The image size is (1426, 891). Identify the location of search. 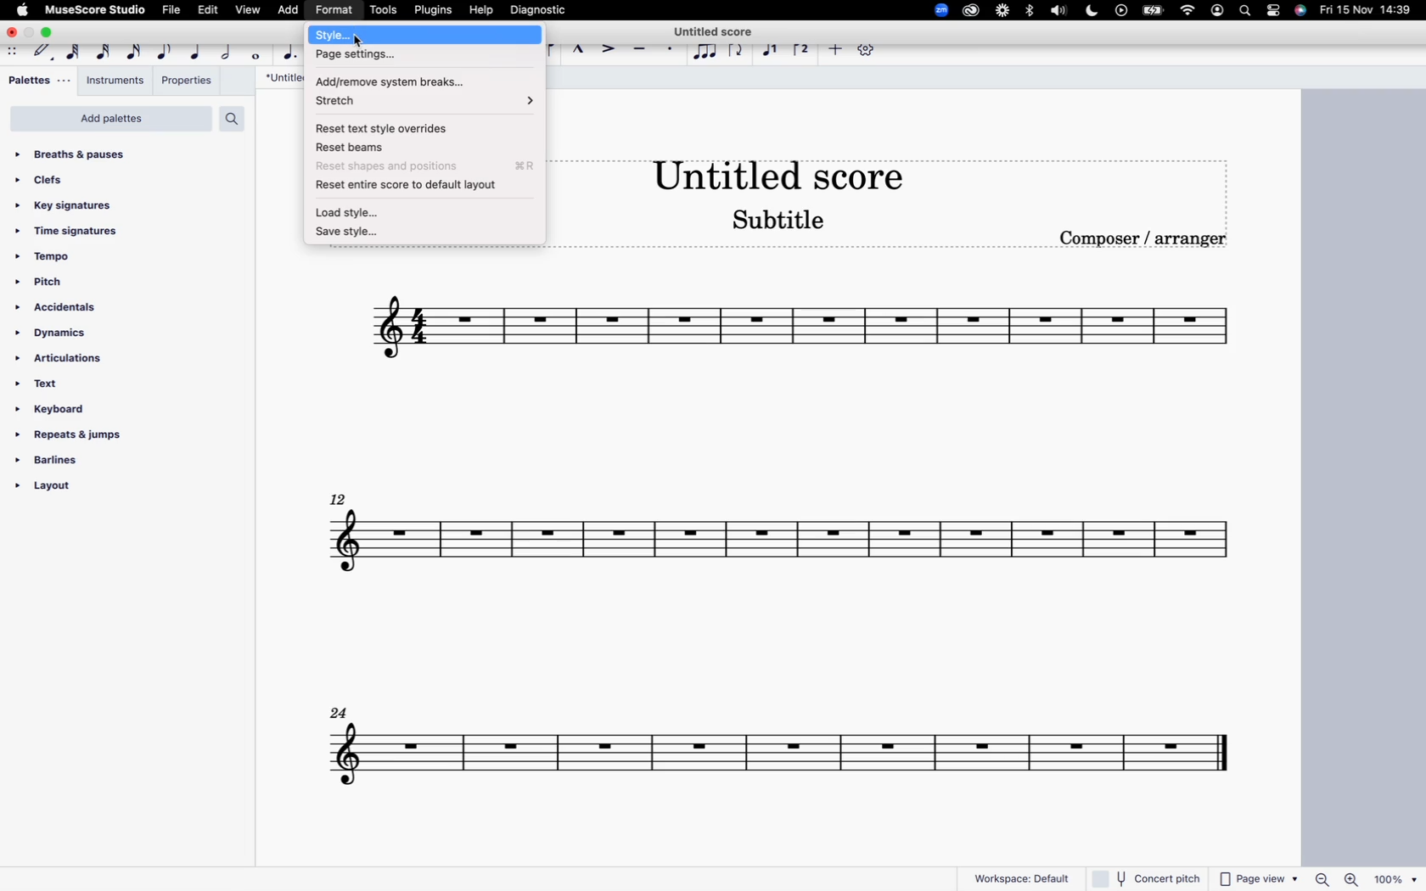
(238, 119).